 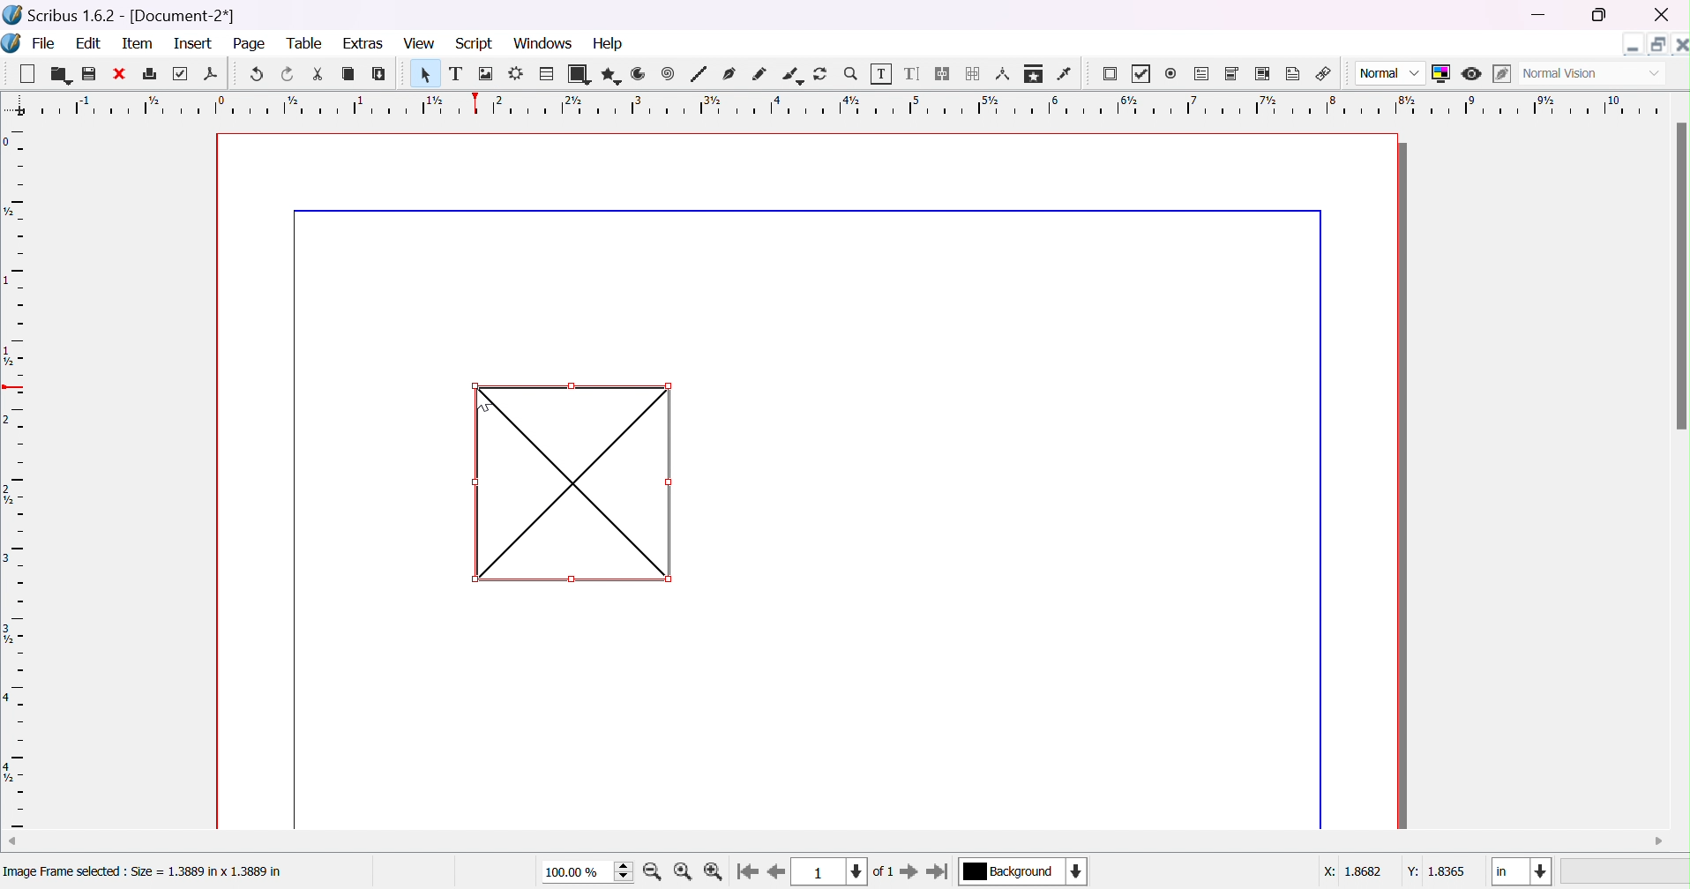 What do you see at coordinates (427, 76) in the screenshot?
I see `select item` at bounding box center [427, 76].